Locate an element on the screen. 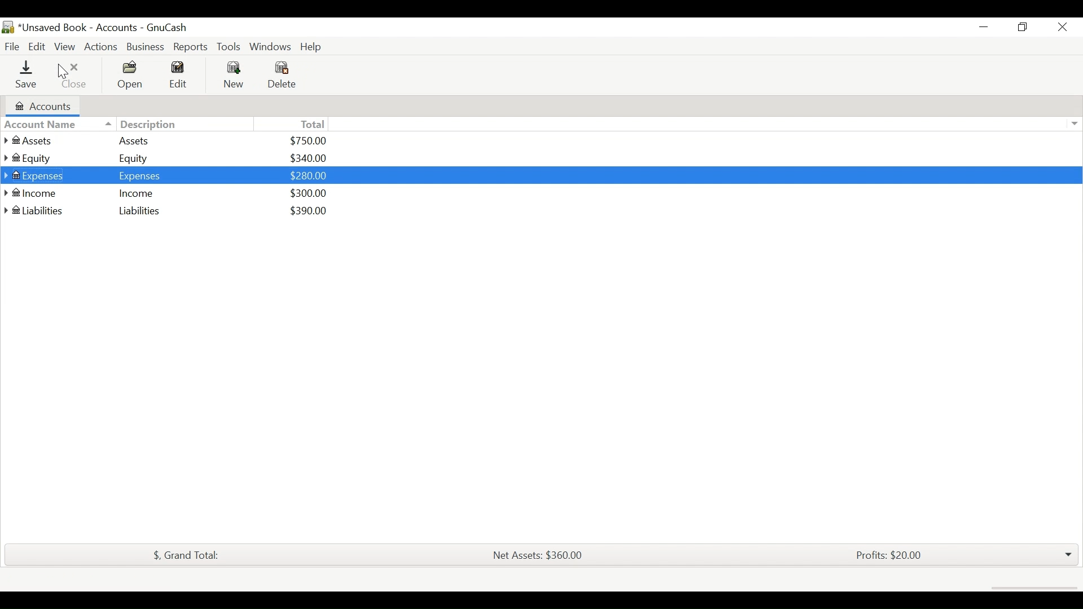  liabilities is located at coordinates (40, 212).